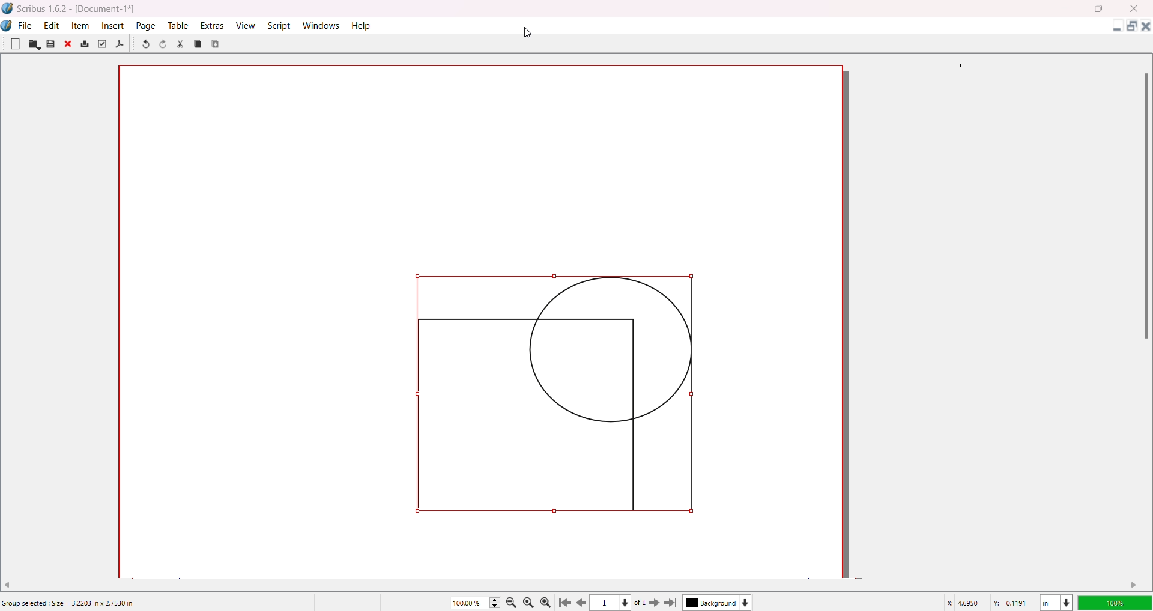  What do you see at coordinates (15, 43) in the screenshot?
I see `New` at bounding box center [15, 43].